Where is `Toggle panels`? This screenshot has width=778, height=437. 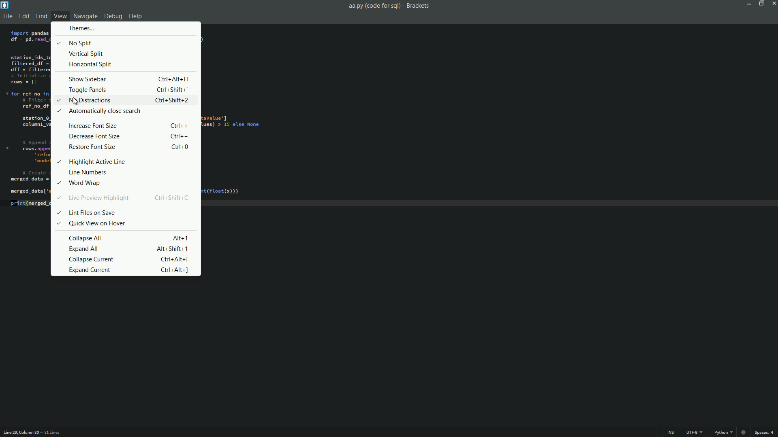
Toggle panels is located at coordinates (131, 89).